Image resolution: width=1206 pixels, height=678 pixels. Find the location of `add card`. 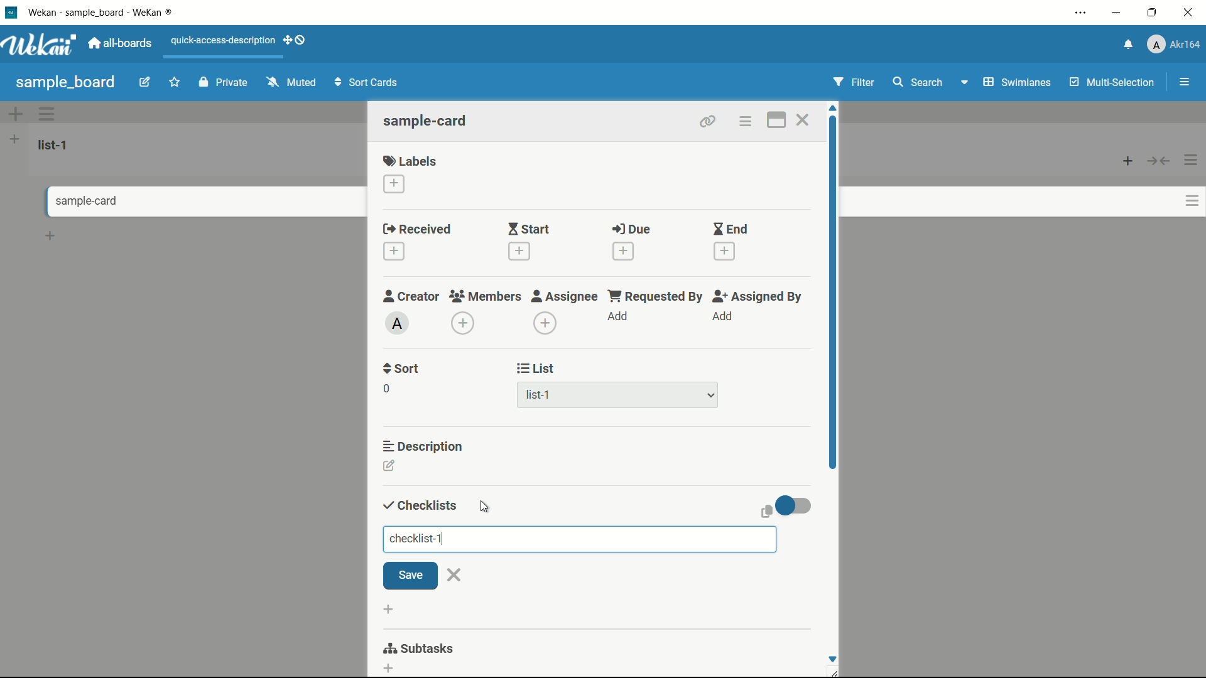

add card is located at coordinates (1128, 160).